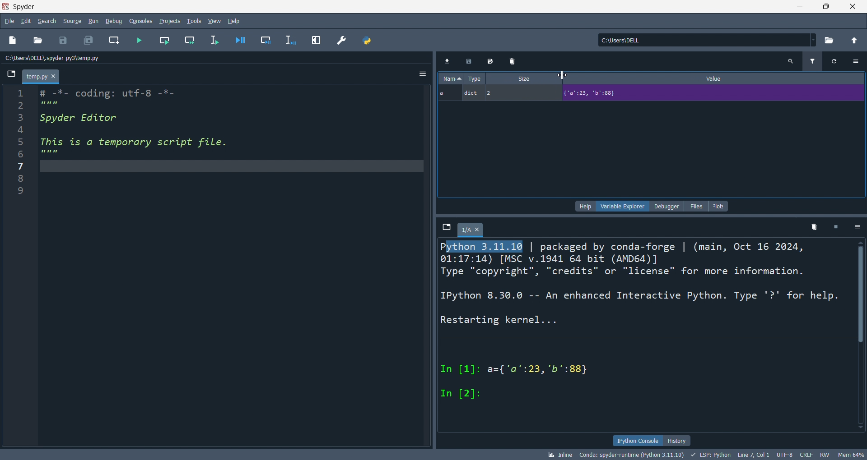 Image resolution: width=867 pixels, height=460 pixels. What do you see at coordinates (509, 62) in the screenshot?
I see `delete data` at bounding box center [509, 62].